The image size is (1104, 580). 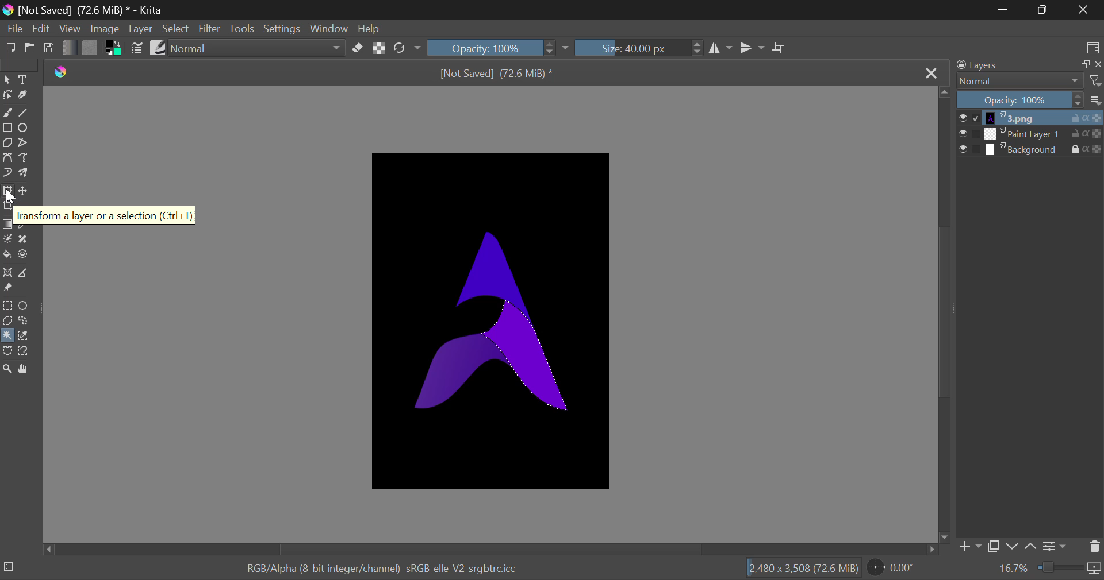 I want to click on cursor, so click(x=16, y=197).